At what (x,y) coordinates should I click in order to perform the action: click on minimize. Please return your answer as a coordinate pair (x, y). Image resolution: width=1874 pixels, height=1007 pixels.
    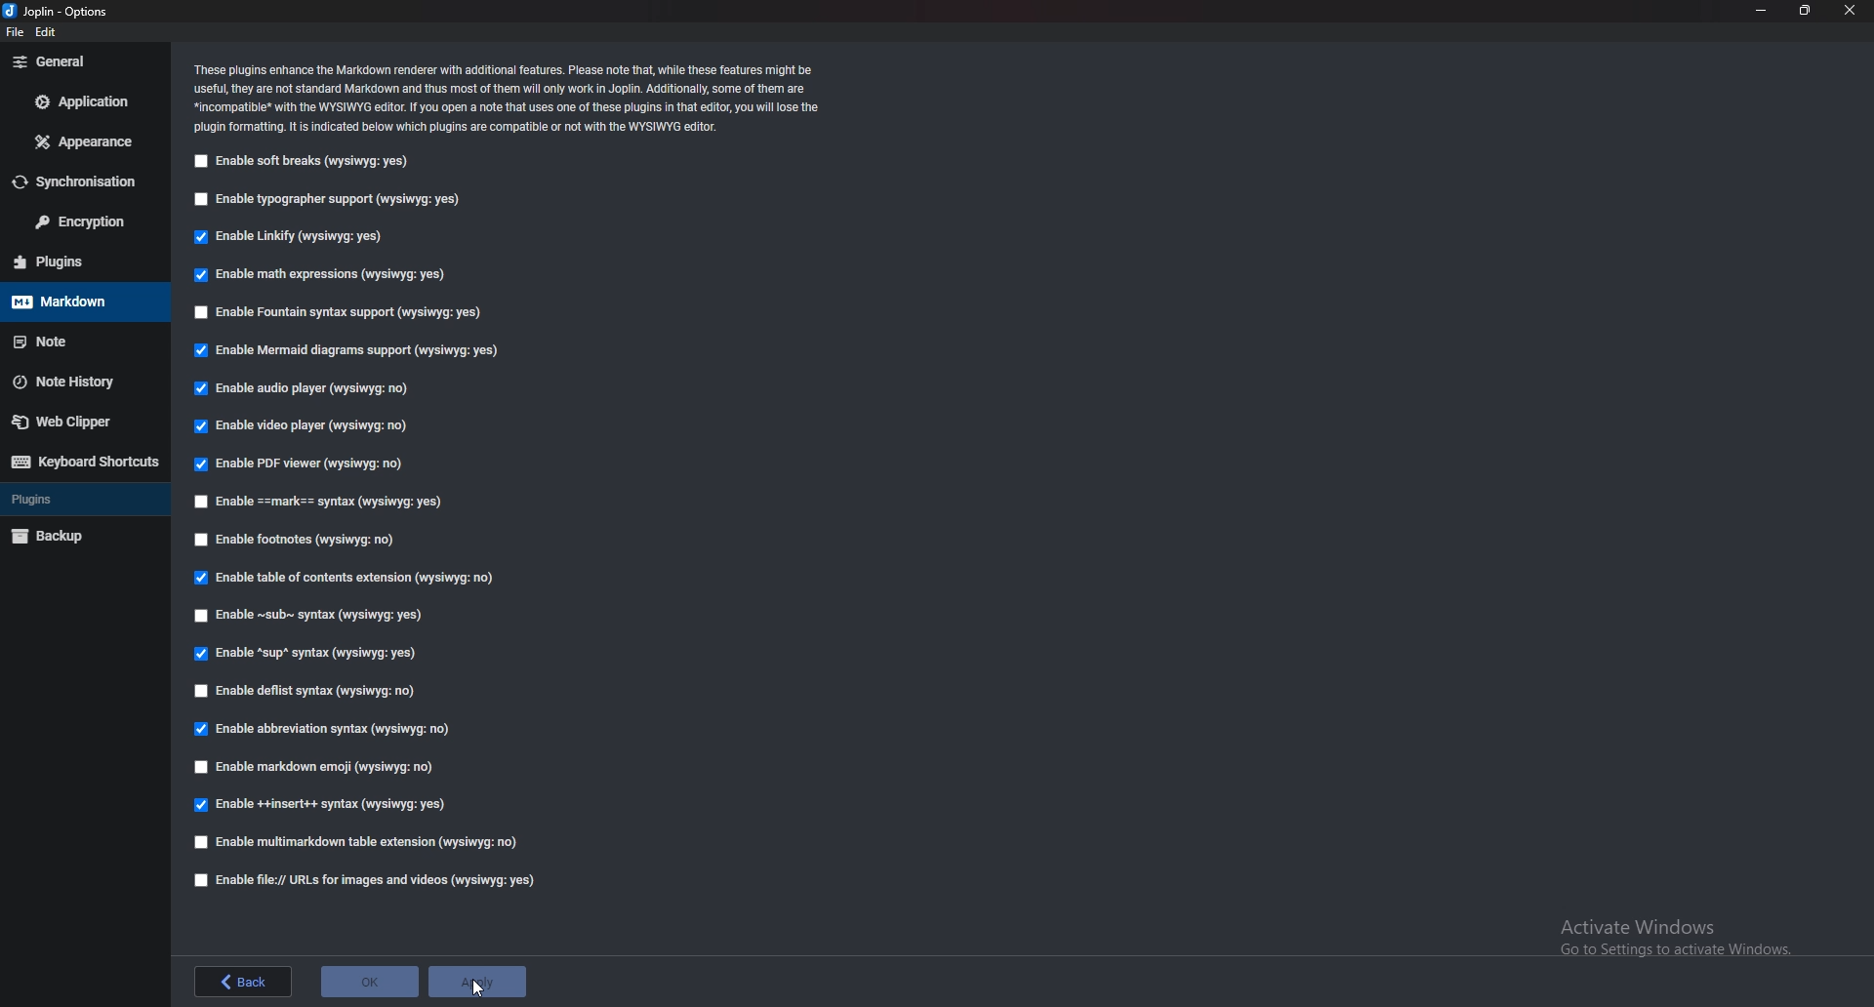
    Looking at the image, I should click on (1763, 11).